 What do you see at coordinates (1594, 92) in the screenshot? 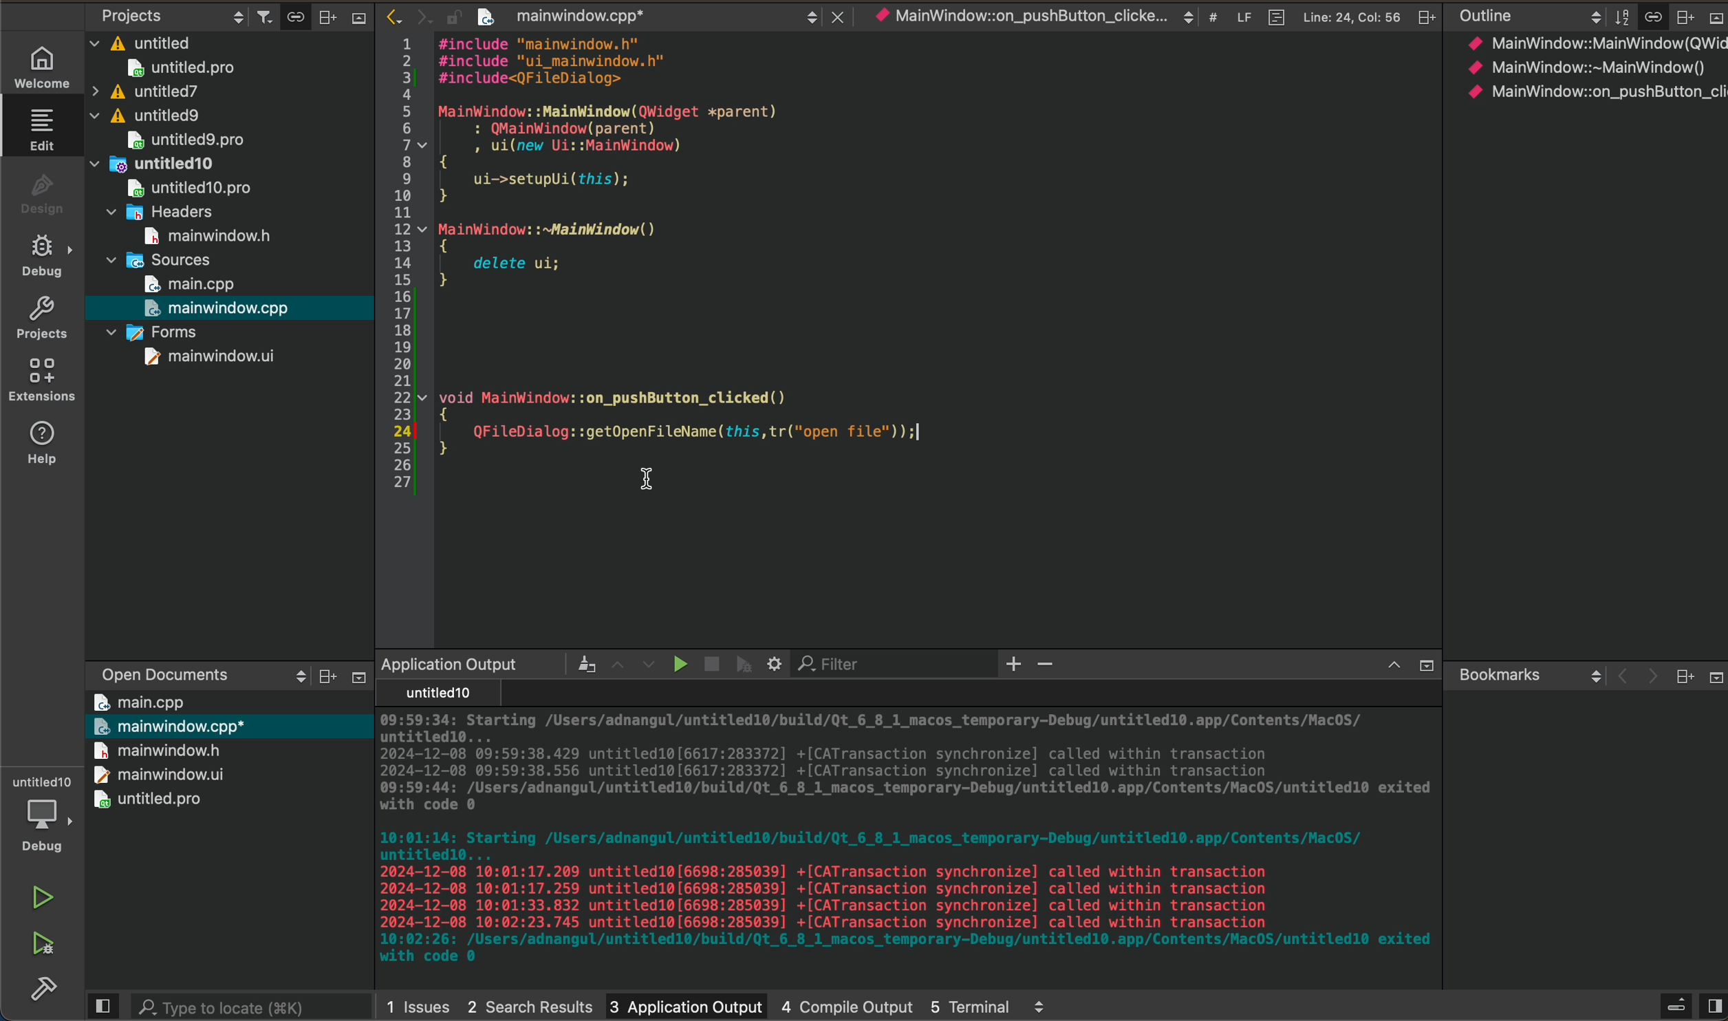
I see `MainWindow::on_pushButton cl` at bounding box center [1594, 92].